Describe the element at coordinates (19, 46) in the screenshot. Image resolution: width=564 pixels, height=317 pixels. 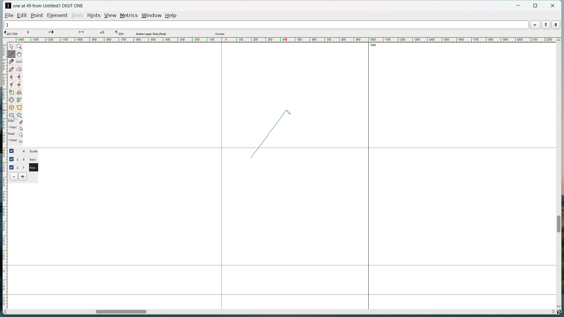
I see `magnify` at that location.